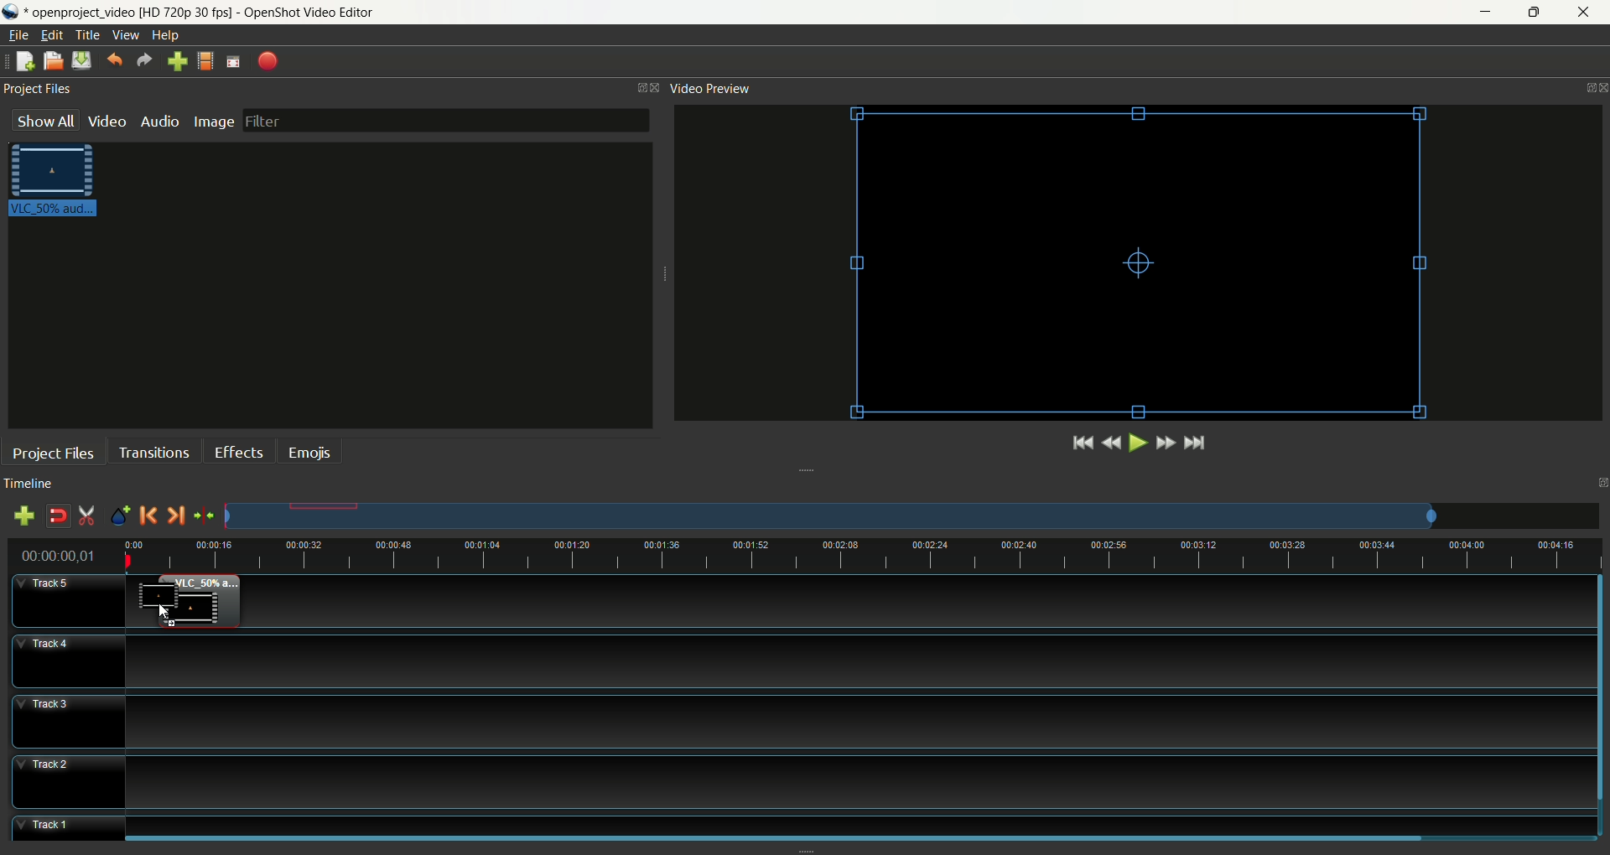 The height and width of the screenshot is (855, 1610). What do you see at coordinates (80, 60) in the screenshot?
I see `save project` at bounding box center [80, 60].